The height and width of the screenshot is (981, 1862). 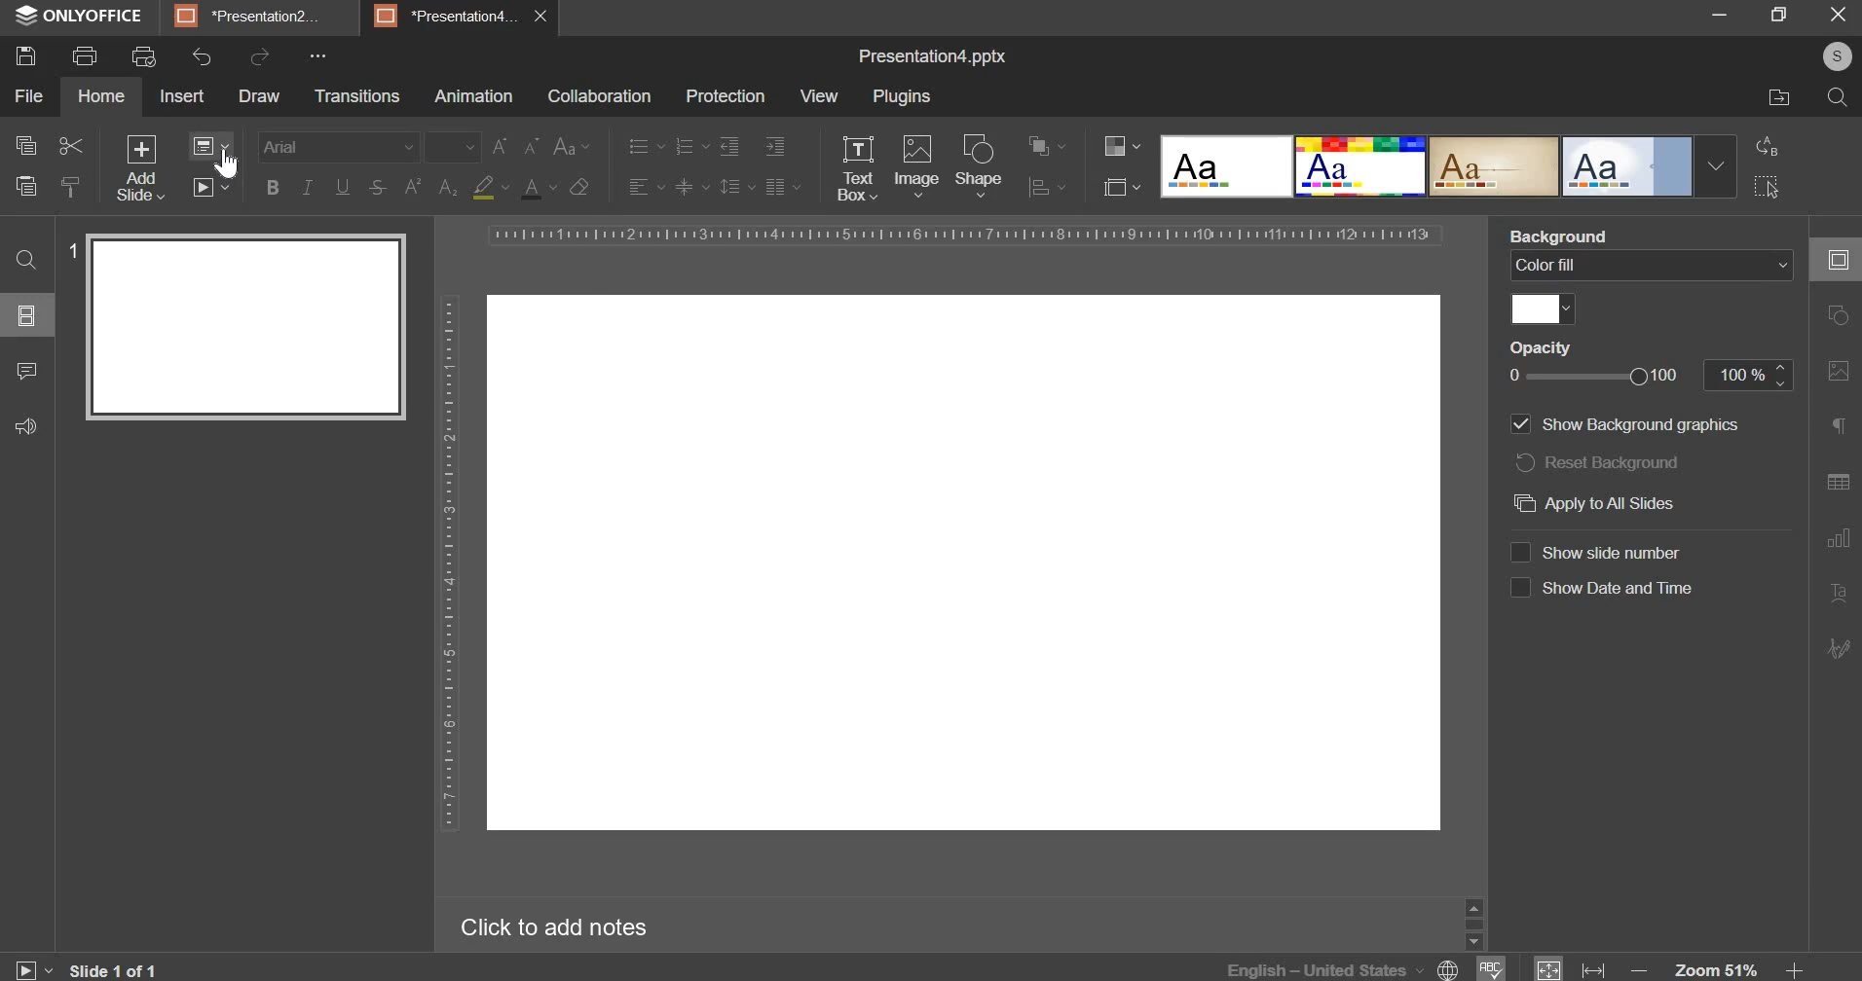 I want to click on numbering, so click(x=690, y=147).